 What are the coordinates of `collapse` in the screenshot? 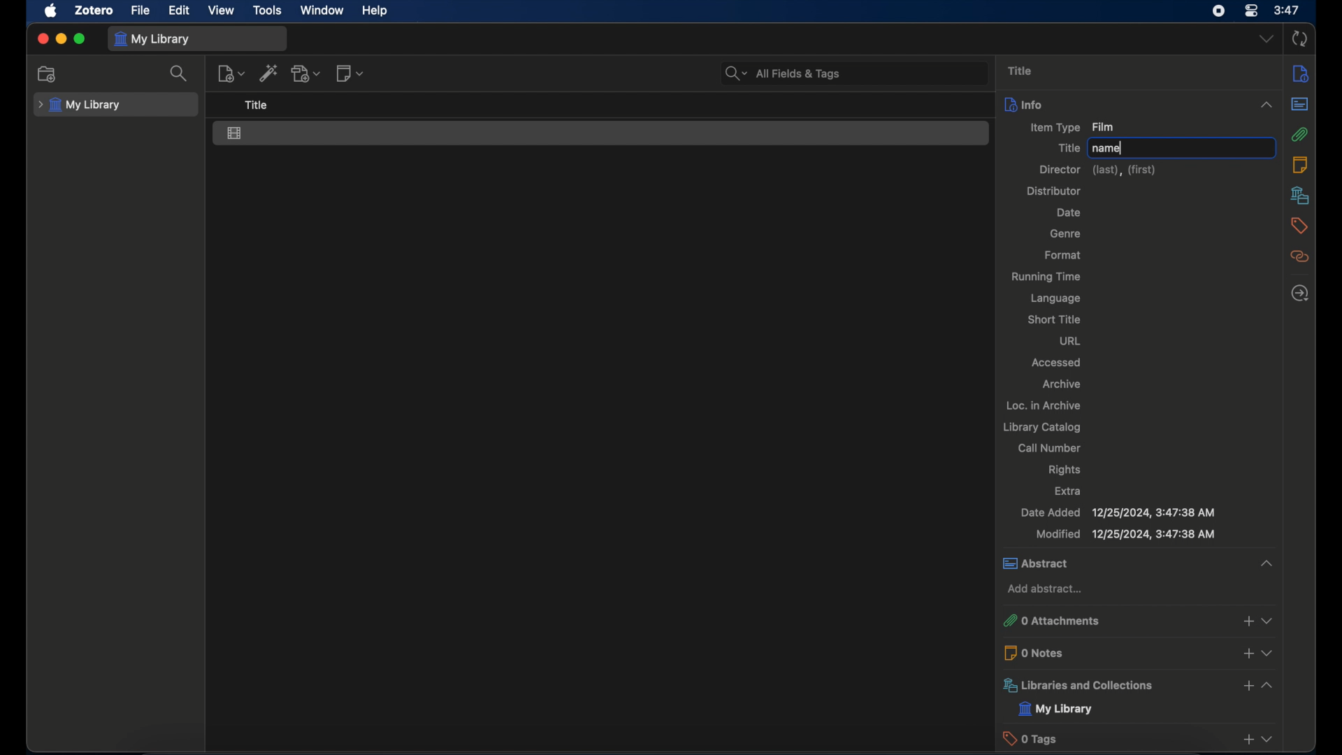 It's located at (1273, 684).